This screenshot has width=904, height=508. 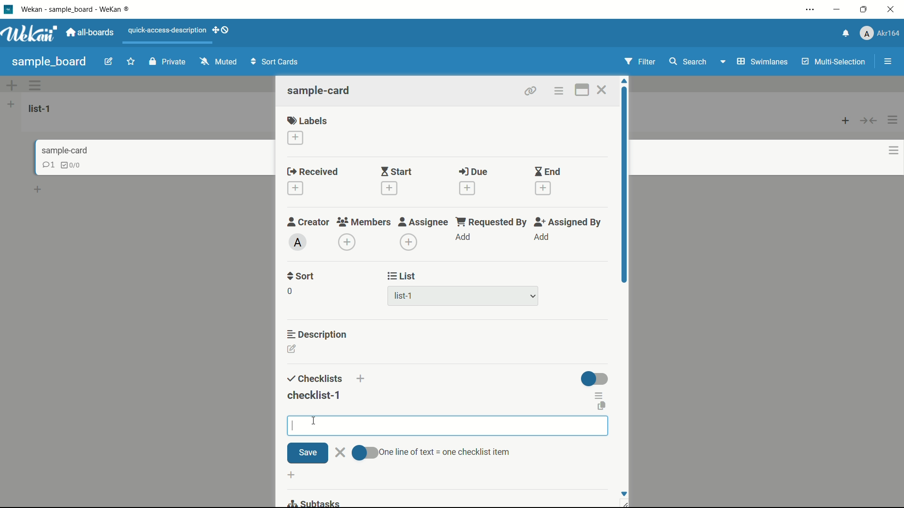 What do you see at coordinates (409, 243) in the screenshot?
I see `add assignee` at bounding box center [409, 243].